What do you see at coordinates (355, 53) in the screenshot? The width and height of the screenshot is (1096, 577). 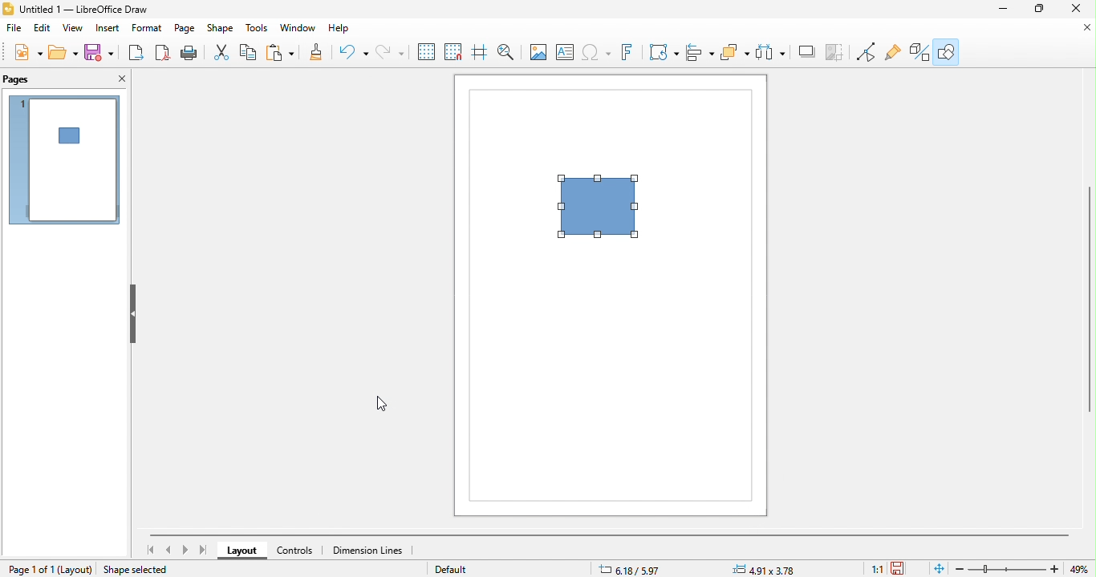 I see `undo` at bounding box center [355, 53].